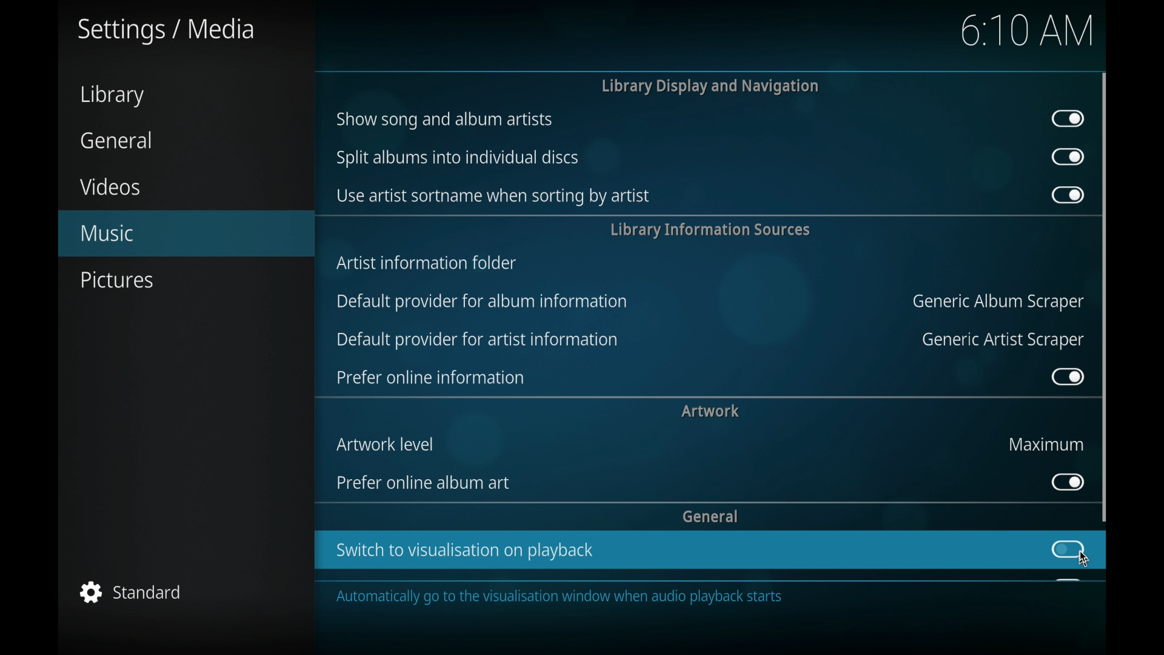  Describe the element at coordinates (1068, 119) in the screenshot. I see `toggle button` at that location.